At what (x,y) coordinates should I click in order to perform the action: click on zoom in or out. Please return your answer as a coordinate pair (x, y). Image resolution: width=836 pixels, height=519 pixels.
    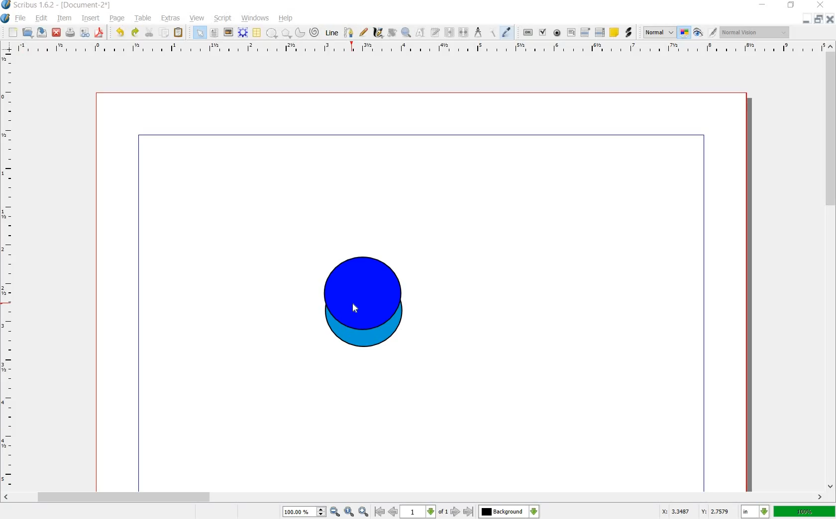
    Looking at the image, I should click on (406, 34).